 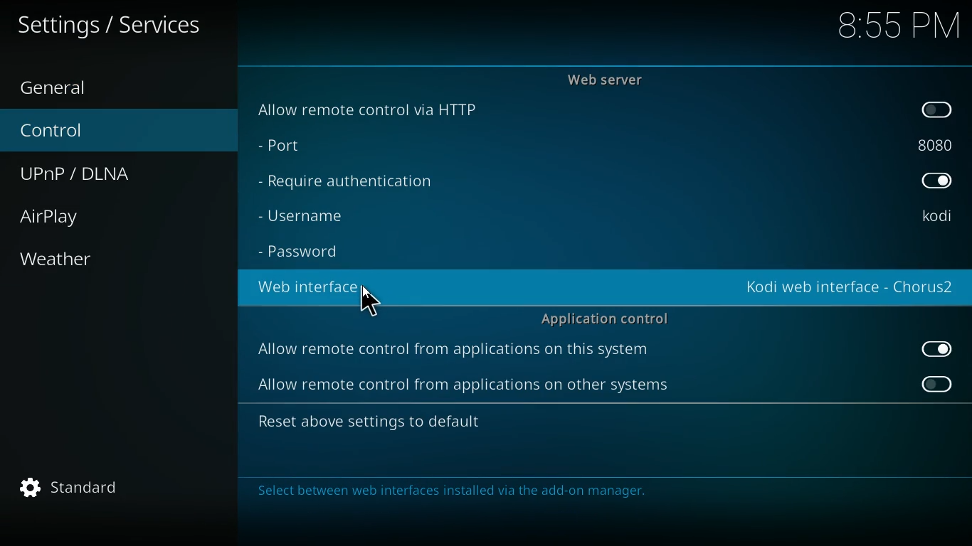 What do you see at coordinates (68, 132) in the screenshot?
I see `control` at bounding box center [68, 132].